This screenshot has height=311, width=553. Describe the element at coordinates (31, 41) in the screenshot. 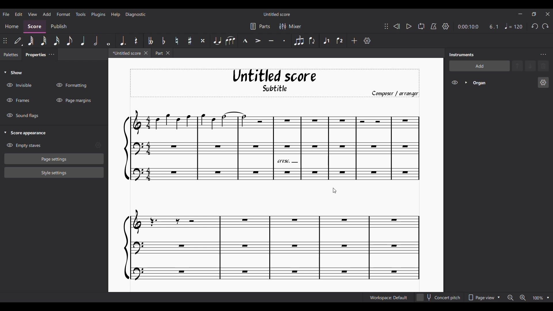

I see `64th note` at that location.